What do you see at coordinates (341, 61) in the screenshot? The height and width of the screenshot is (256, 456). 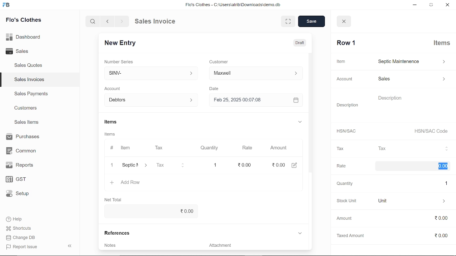 I see `Item` at bounding box center [341, 61].